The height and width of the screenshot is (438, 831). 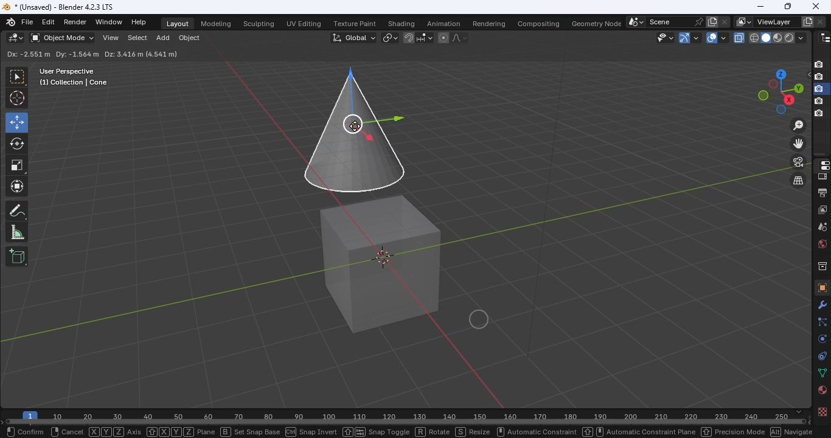 I want to click on Snapping, so click(x=425, y=37).